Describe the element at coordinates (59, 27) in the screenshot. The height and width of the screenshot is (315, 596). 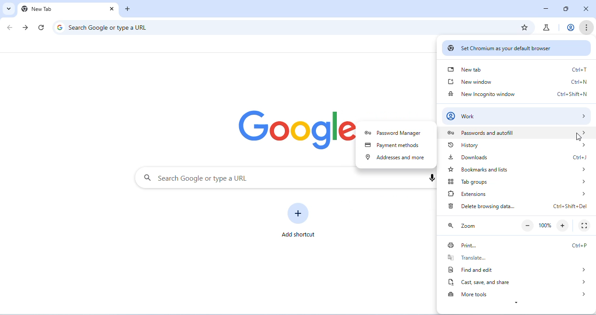
I see `google logo` at that location.